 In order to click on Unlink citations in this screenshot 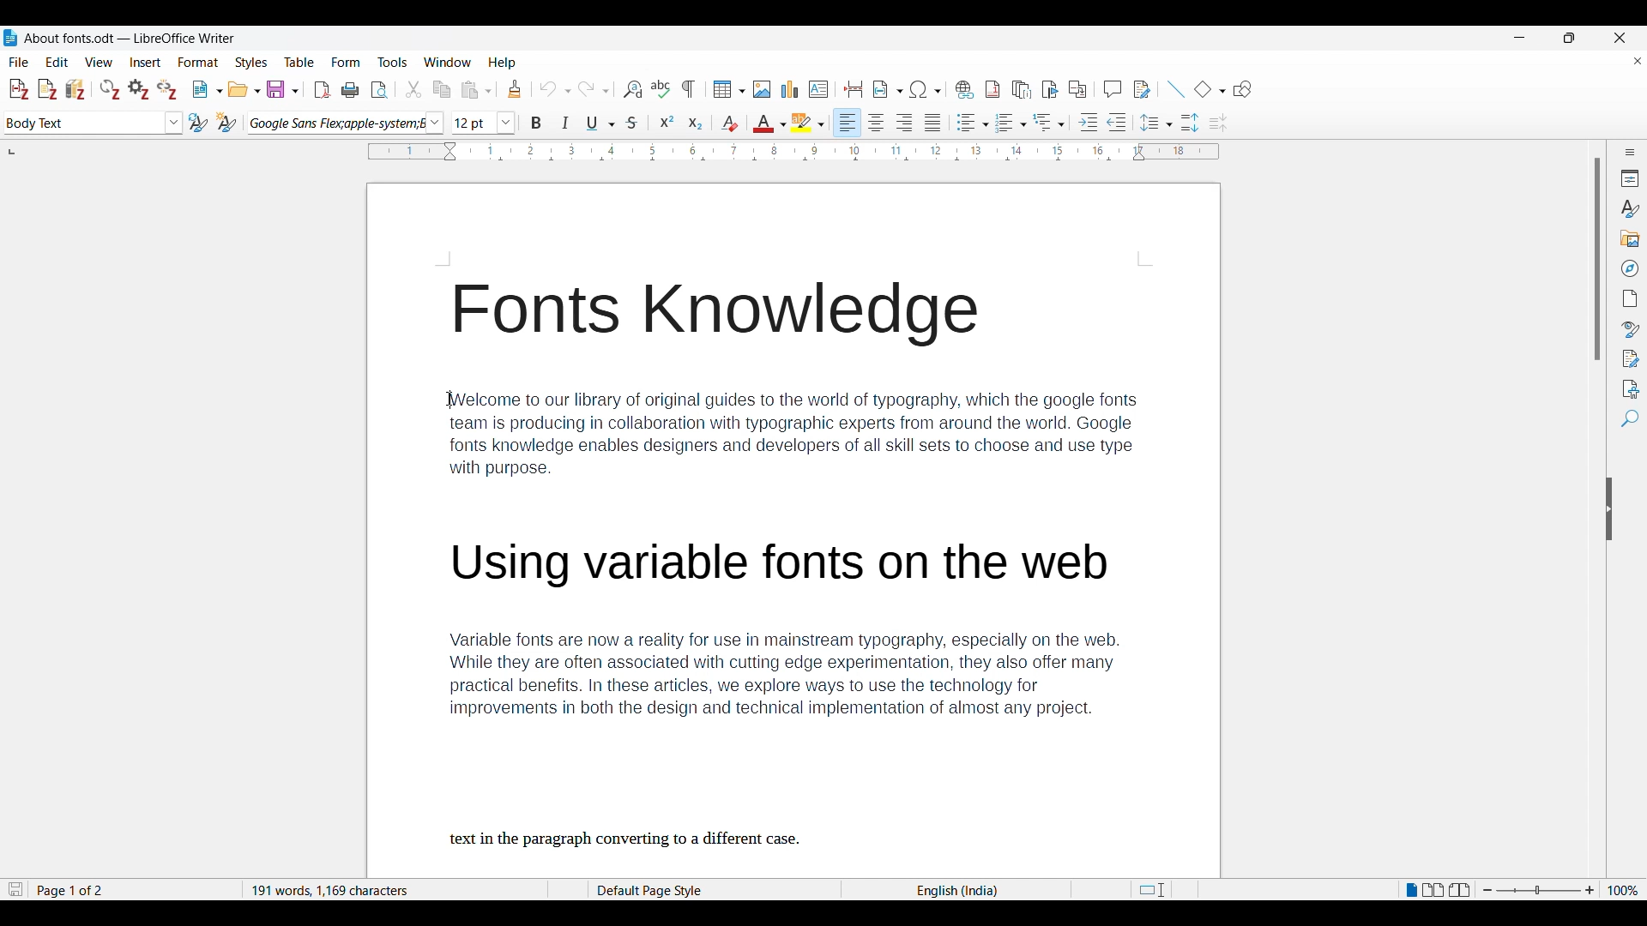, I will do `click(167, 89)`.